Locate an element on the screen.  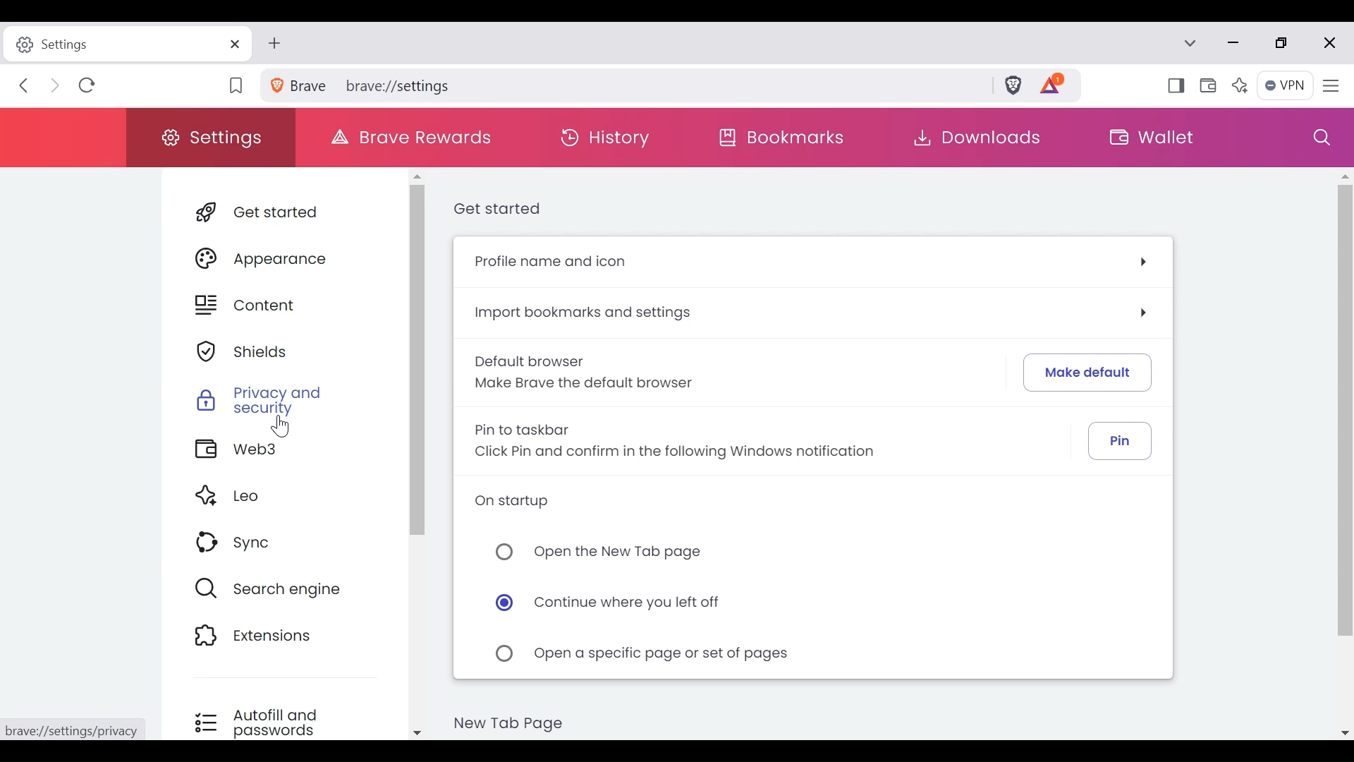
Enable/Disable Open the New Tab page is located at coordinates (615, 553).